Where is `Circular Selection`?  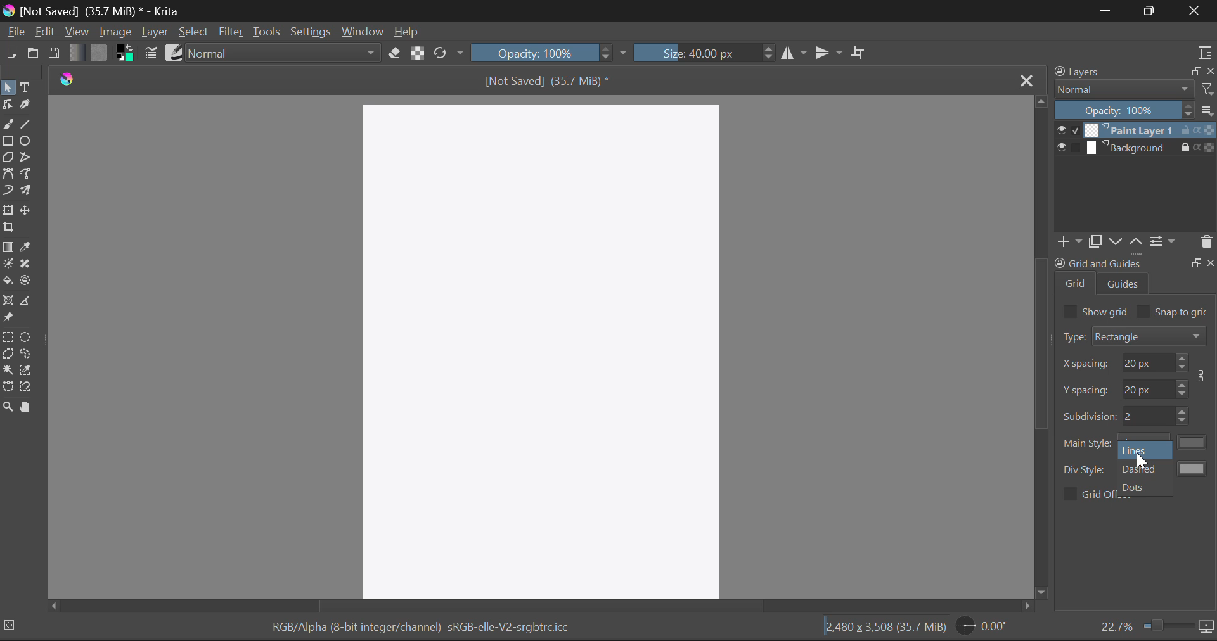
Circular Selection is located at coordinates (27, 338).